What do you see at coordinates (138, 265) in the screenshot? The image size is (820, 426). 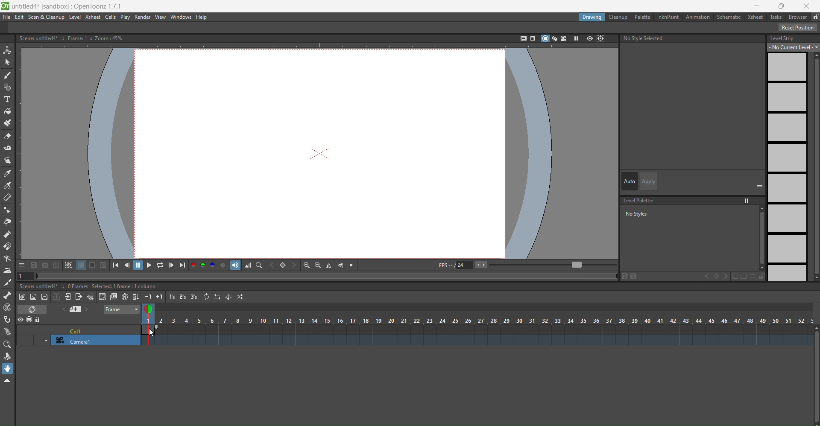 I see `pause` at bounding box center [138, 265].